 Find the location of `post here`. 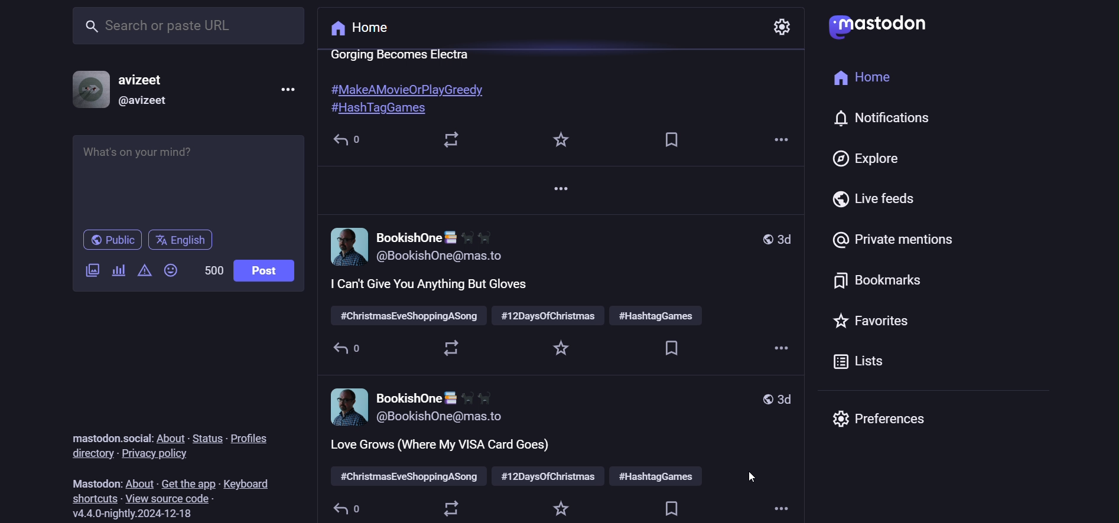

post here is located at coordinates (188, 176).